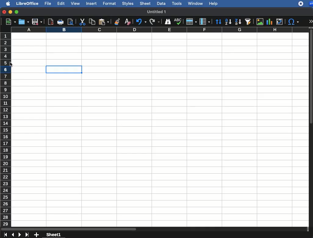 The image size is (313, 238). Describe the element at coordinates (299, 4) in the screenshot. I see `recording` at that location.